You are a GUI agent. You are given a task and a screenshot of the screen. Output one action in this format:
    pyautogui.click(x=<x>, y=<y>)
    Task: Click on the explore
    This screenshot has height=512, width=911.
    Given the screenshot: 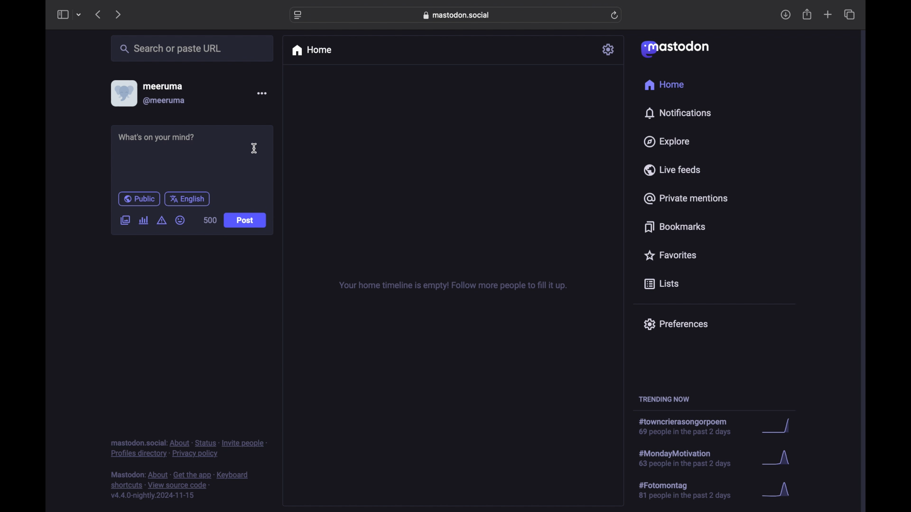 What is the action you would take?
    pyautogui.click(x=666, y=142)
    